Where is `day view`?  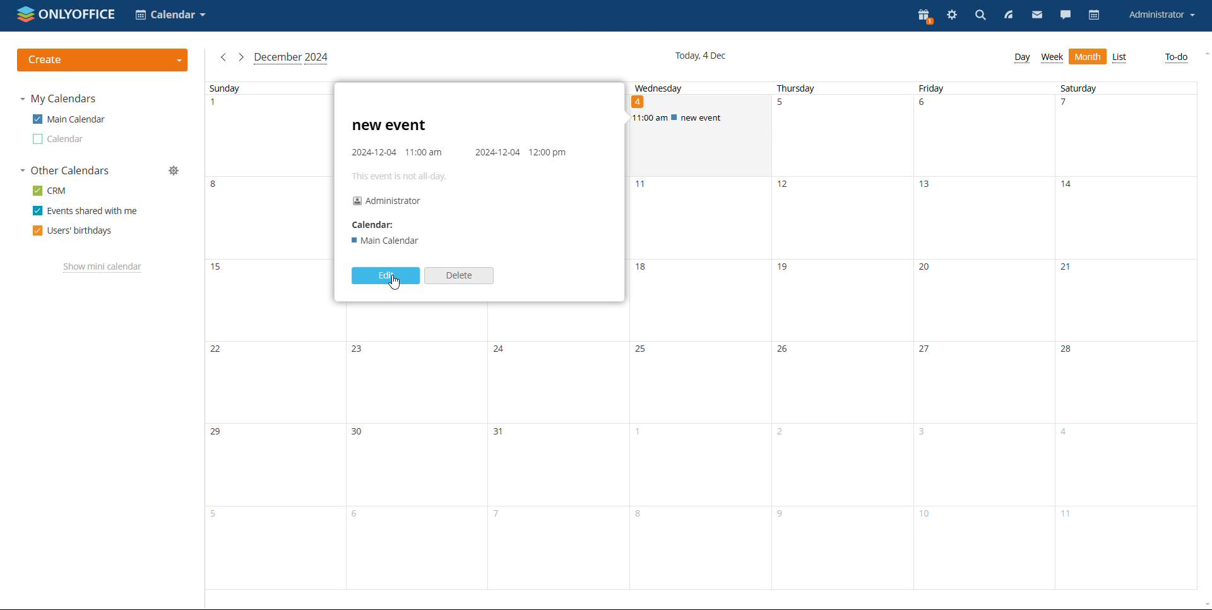
day view is located at coordinates (1021, 58).